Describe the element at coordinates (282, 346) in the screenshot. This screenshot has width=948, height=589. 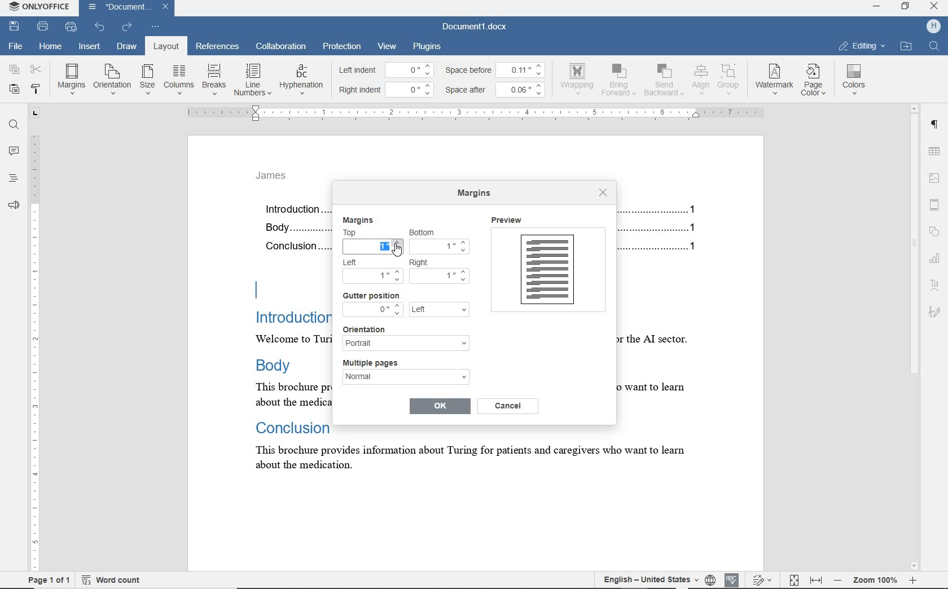
I see `text` at that location.